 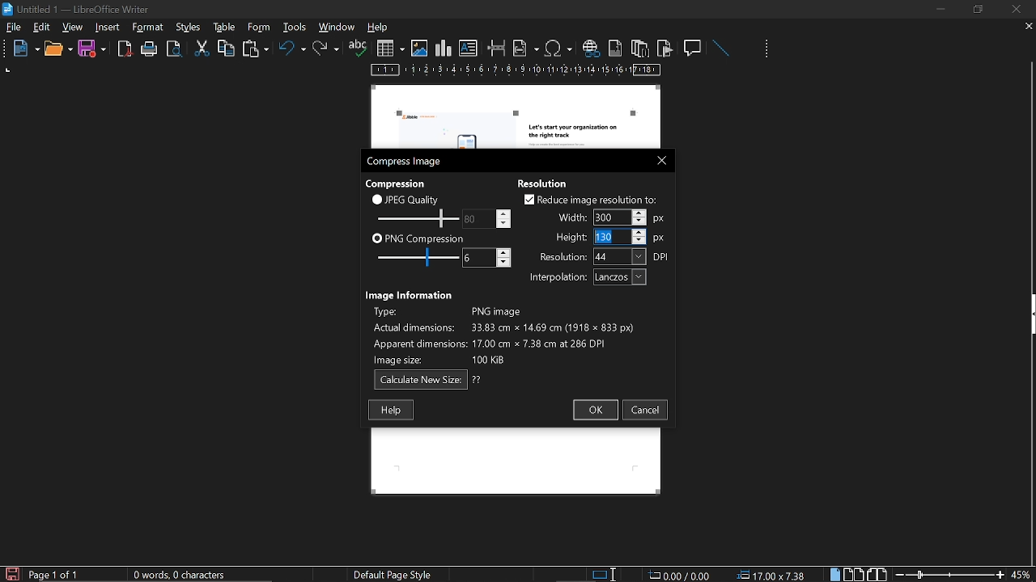 I want to click on insert table, so click(x=390, y=48).